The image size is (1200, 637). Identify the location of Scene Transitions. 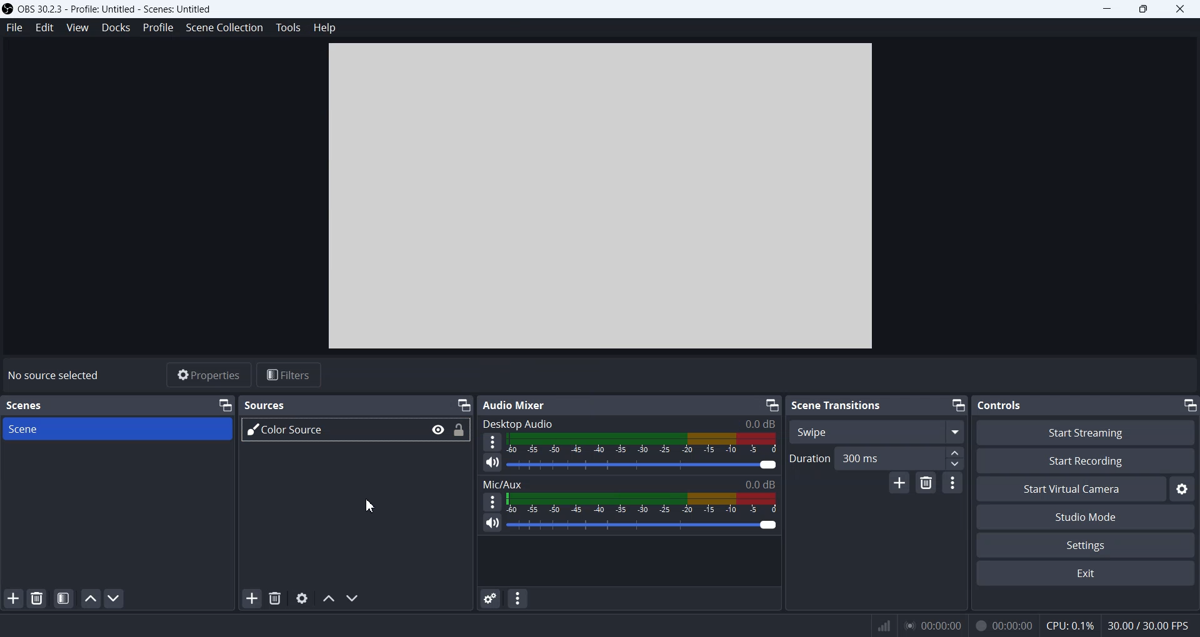
(837, 405).